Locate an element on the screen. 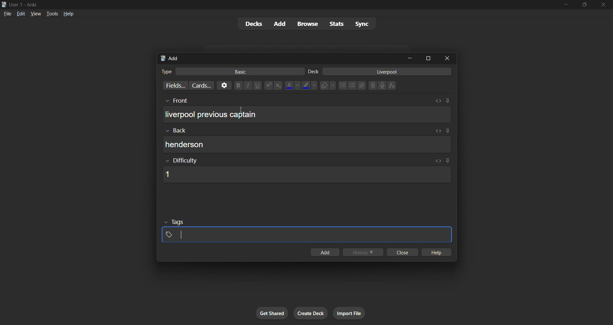 This screenshot has height=325, width=613. add is located at coordinates (324, 253).